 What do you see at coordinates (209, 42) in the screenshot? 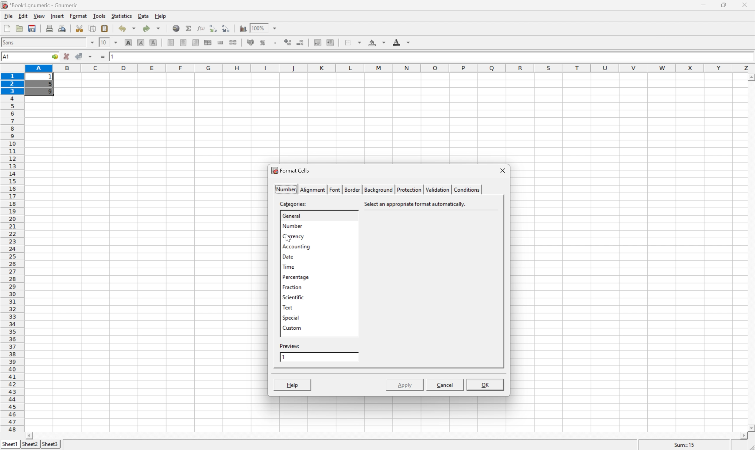
I see `center horizontally` at bounding box center [209, 42].